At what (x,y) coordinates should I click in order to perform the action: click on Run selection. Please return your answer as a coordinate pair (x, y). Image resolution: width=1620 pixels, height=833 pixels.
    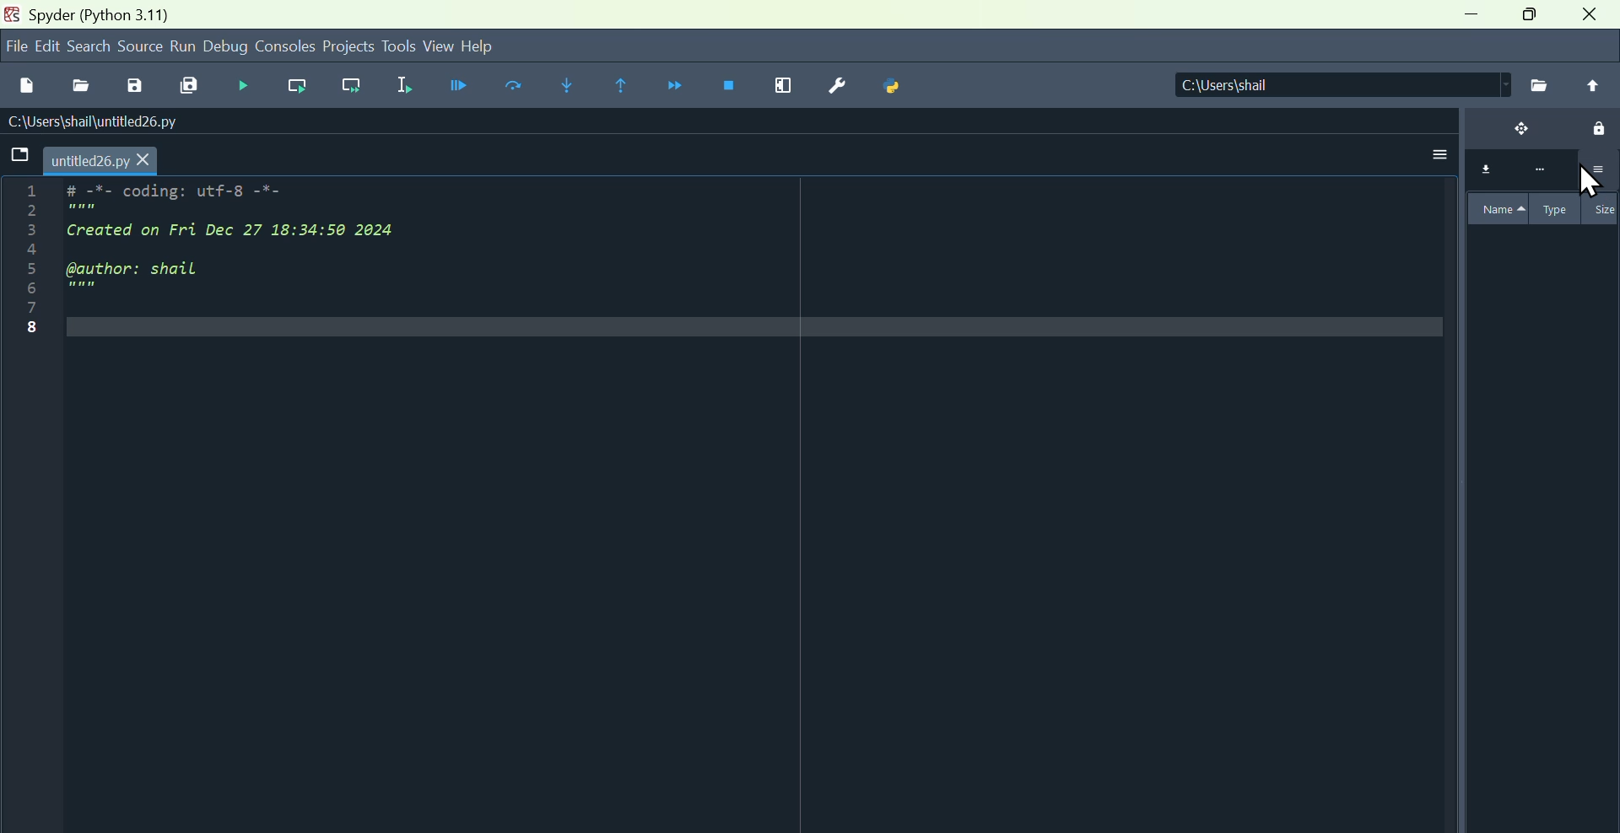
    Looking at the image, I should click on (405, 83).